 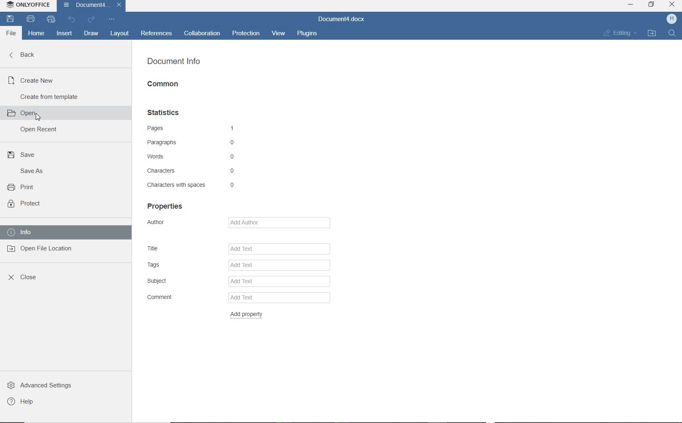 I want to click on Add Text, so click(x=283, y=249).